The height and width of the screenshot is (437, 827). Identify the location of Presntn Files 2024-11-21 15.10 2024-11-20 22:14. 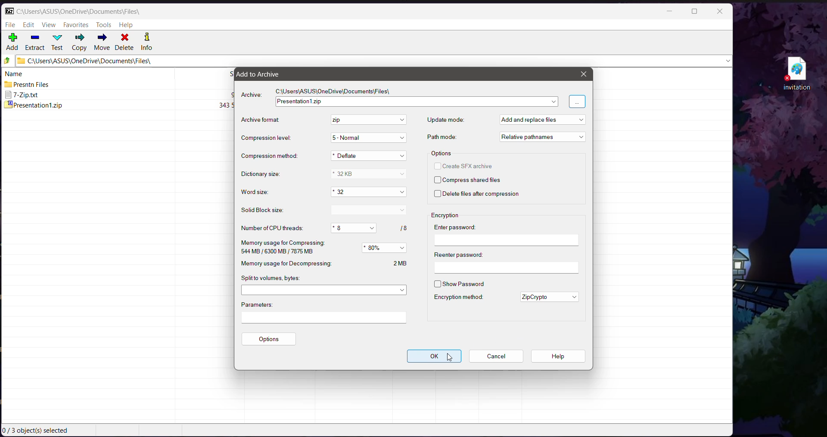
(119, 84).